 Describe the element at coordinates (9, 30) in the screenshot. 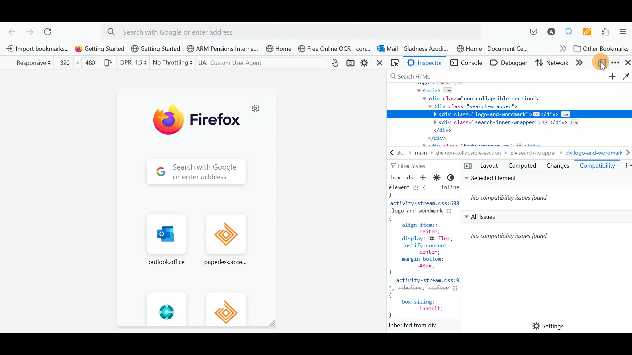

I see `Go back one page` at that location.